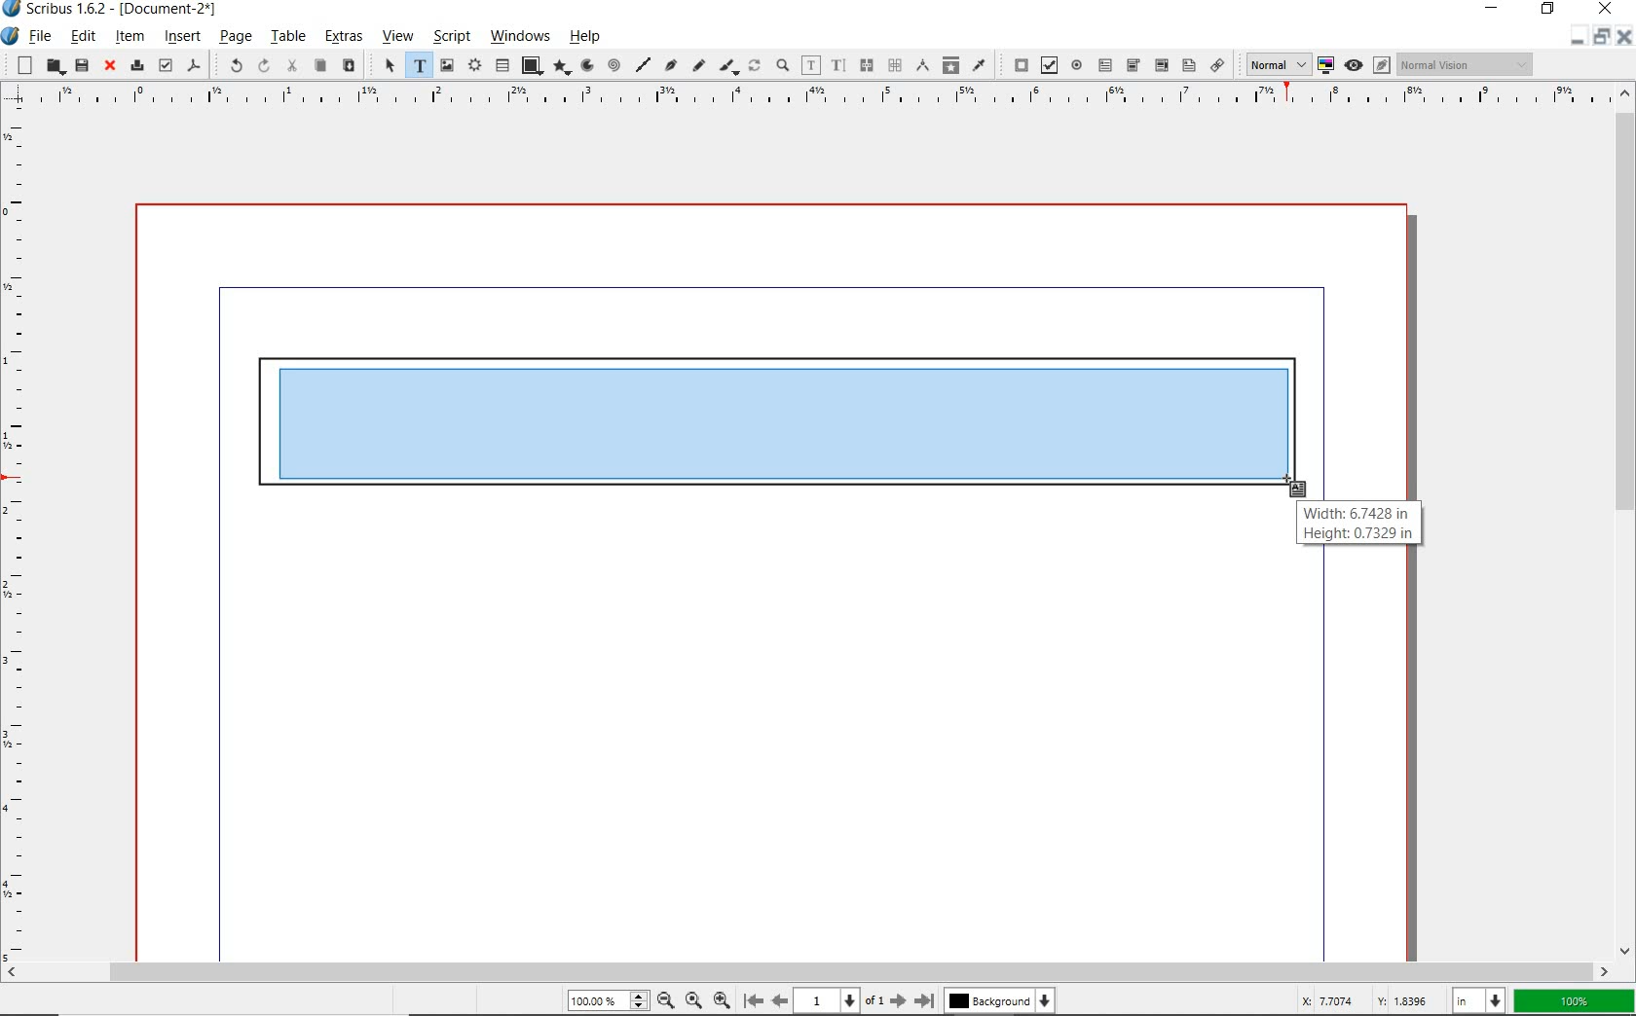  What do you see at coordinates (787, 427) in the screenshot?
I see `drawing text frame` at bounding box center [787, 427].